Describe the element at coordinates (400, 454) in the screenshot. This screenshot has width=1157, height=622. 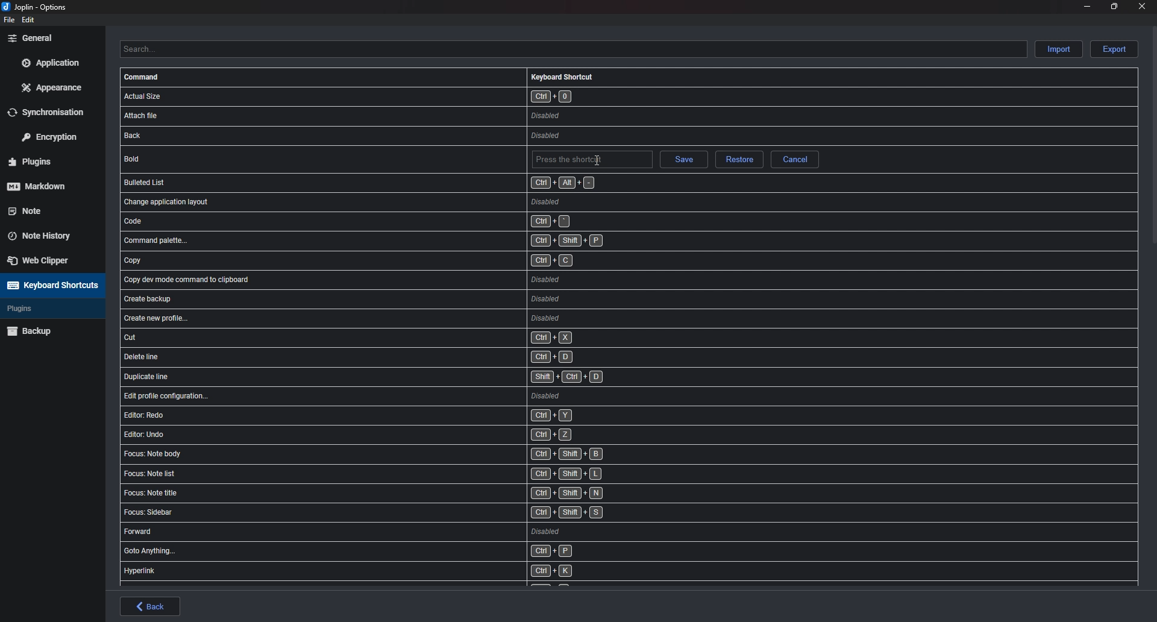
I see `shortcut` at that location.